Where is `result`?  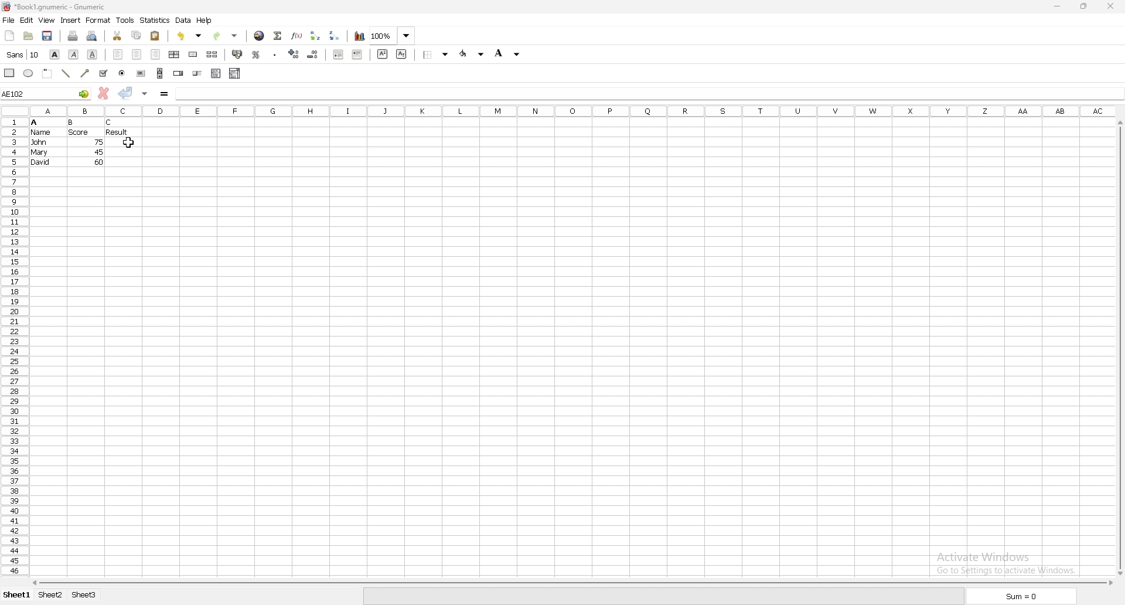
result is located at coordinates (117, 132).